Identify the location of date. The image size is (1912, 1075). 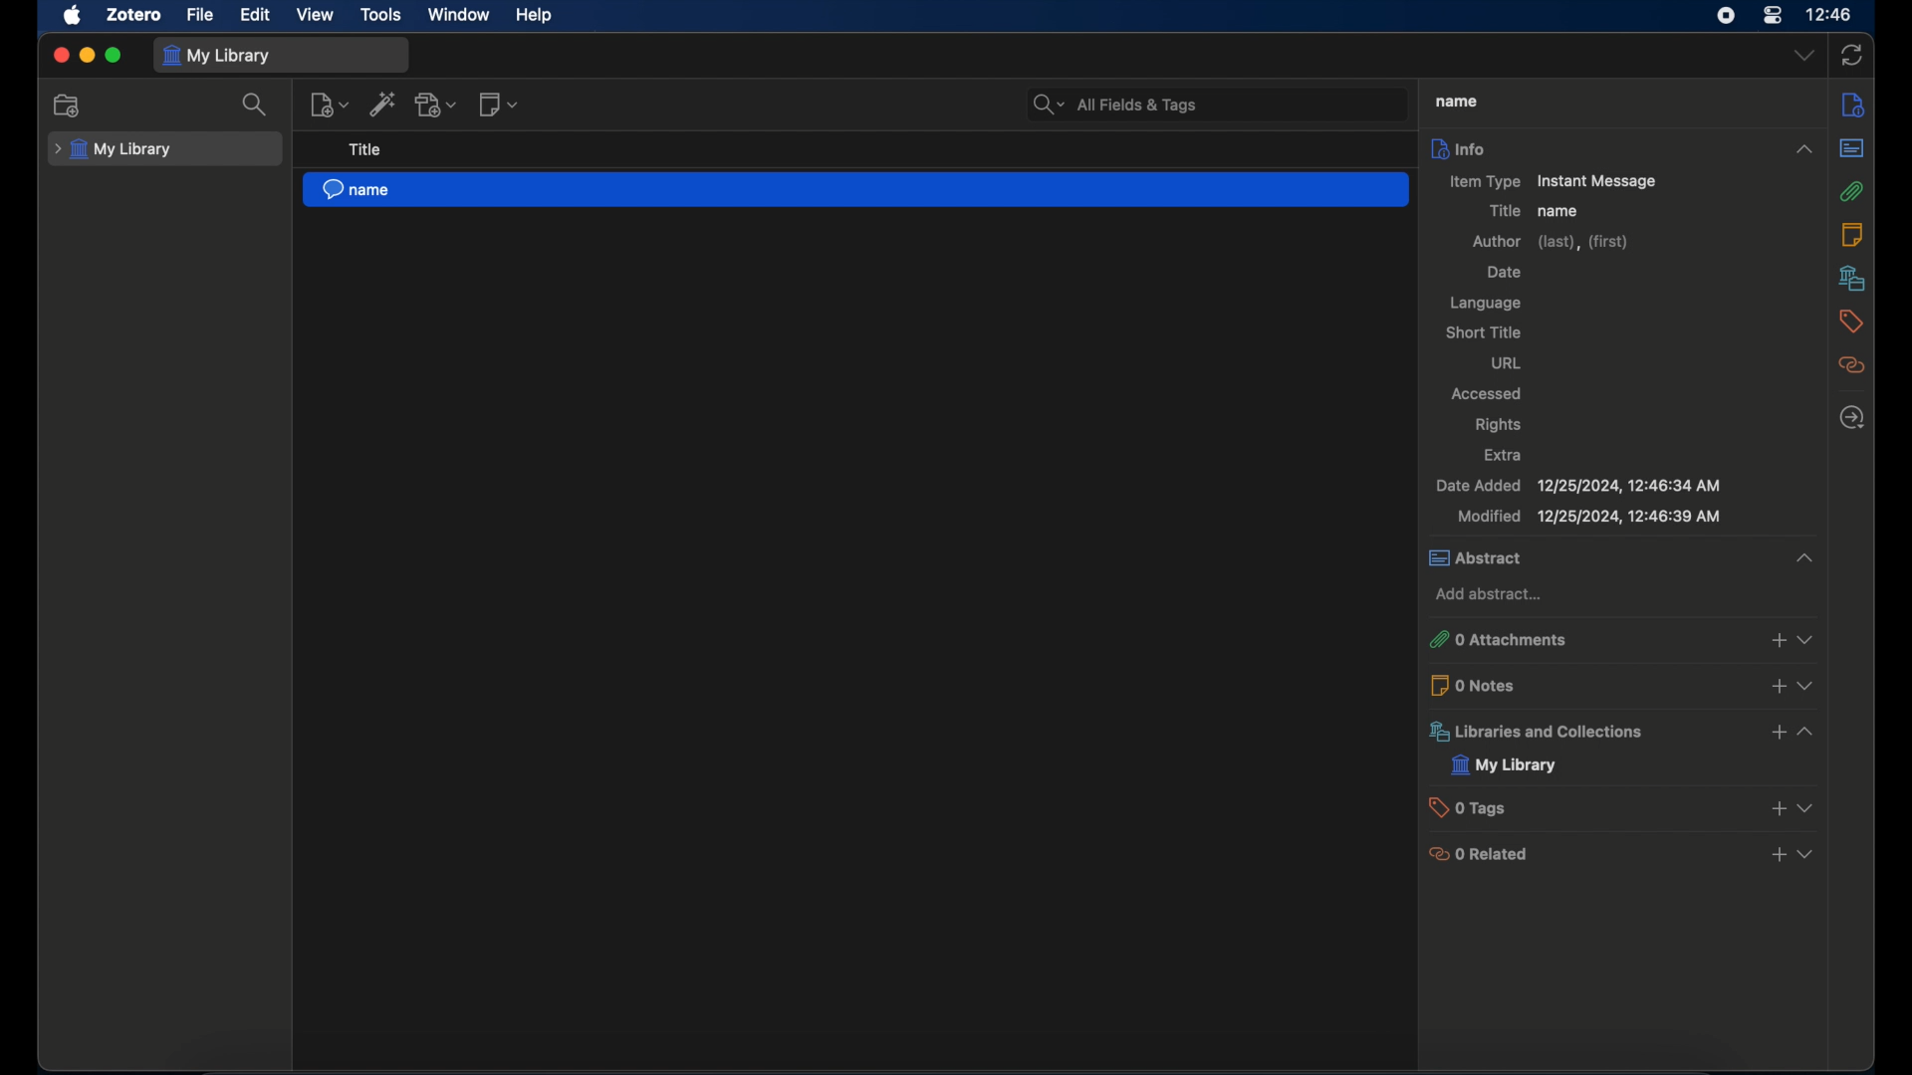
(1504, 272).